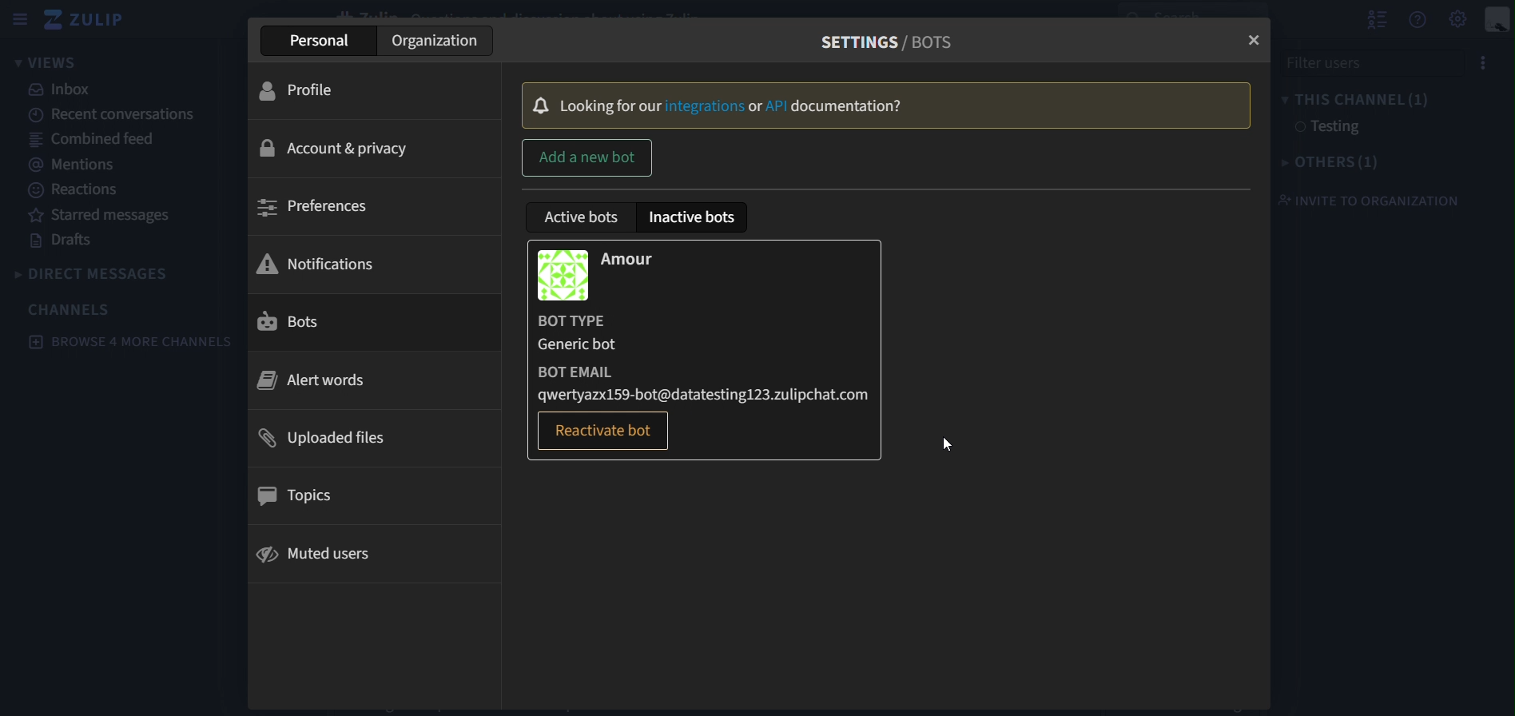 Image resolution: width=1515 pixels, height=716 pixels. Describe the element at coordinates (777, 106) in the screenshot. I see `API` at that location.